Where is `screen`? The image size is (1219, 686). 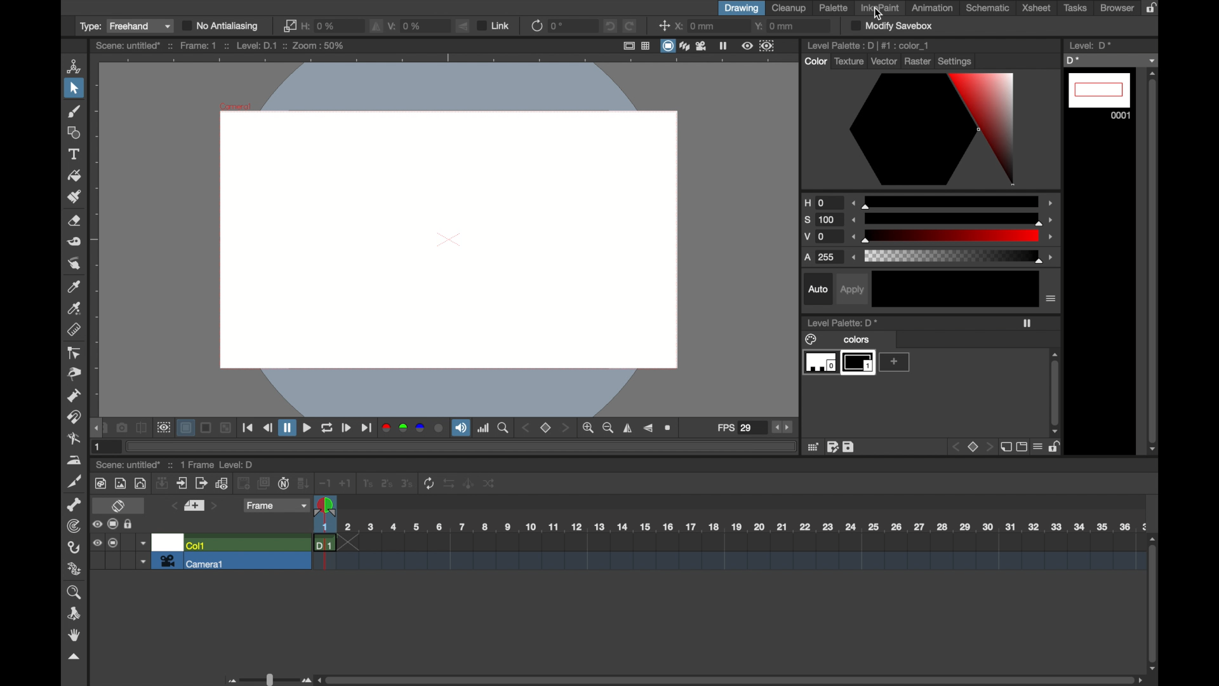 screen is located at coordinates (668, 46).